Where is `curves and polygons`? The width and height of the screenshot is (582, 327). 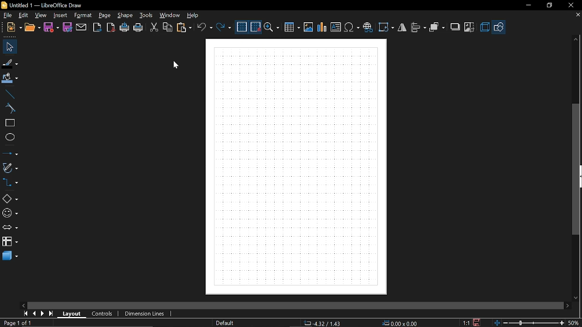
curves and polygons is located at coordinates (10, 168).